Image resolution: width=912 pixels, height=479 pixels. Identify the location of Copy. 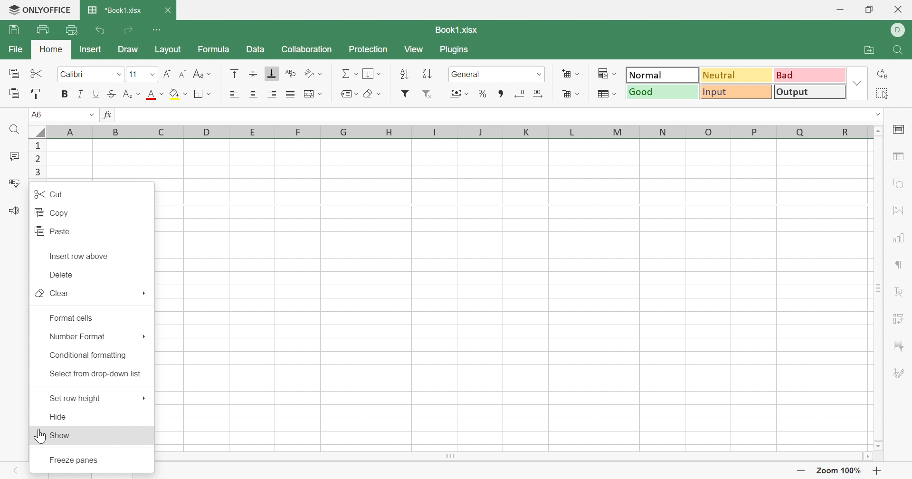
(16, 74).